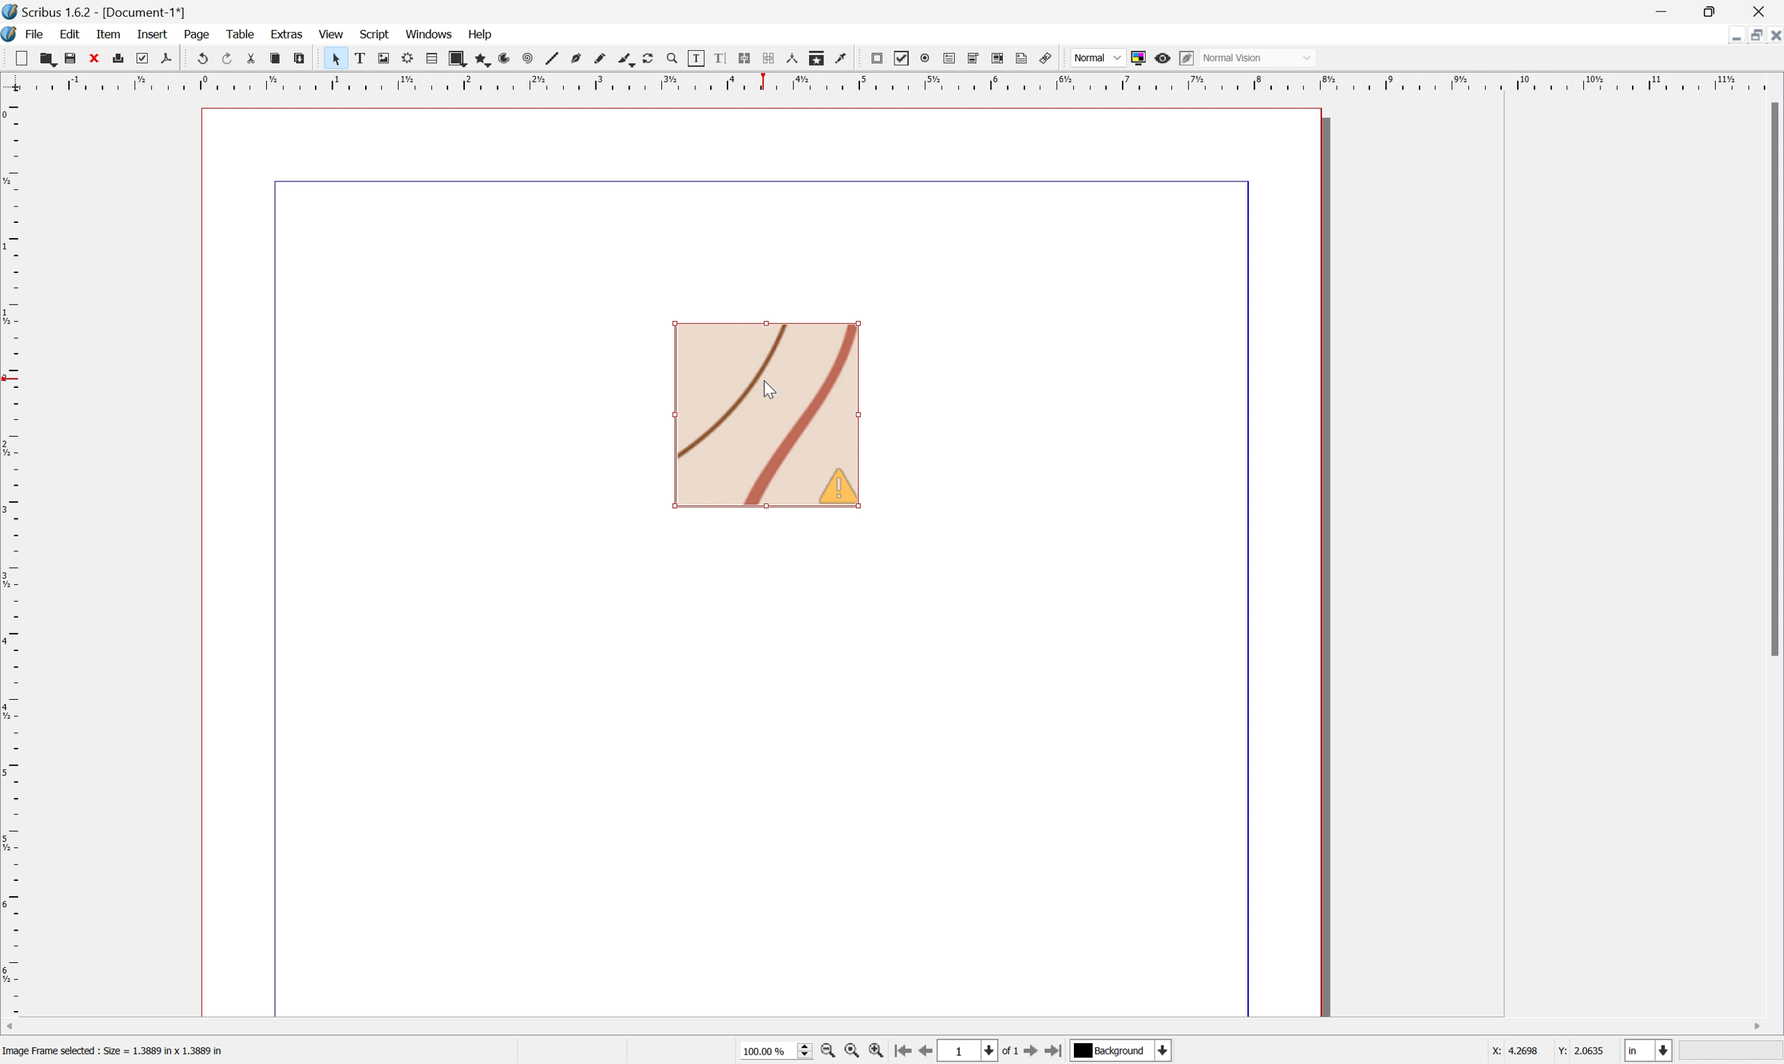  Describe the element at coordinates (108, 35) in the screenshot. I see `Item` at that location.